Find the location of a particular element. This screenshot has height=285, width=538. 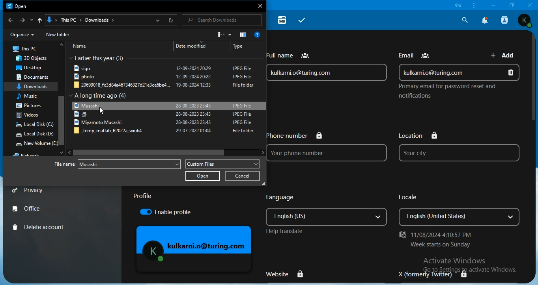

add is located at coordinates (504, 54).